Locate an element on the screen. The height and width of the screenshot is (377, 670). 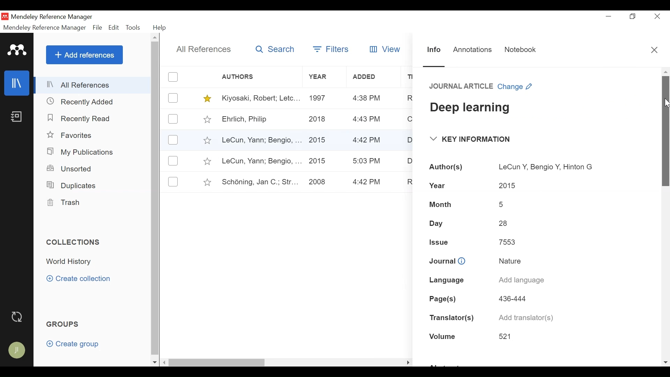
scroll up is located at coordinates (665, 71).